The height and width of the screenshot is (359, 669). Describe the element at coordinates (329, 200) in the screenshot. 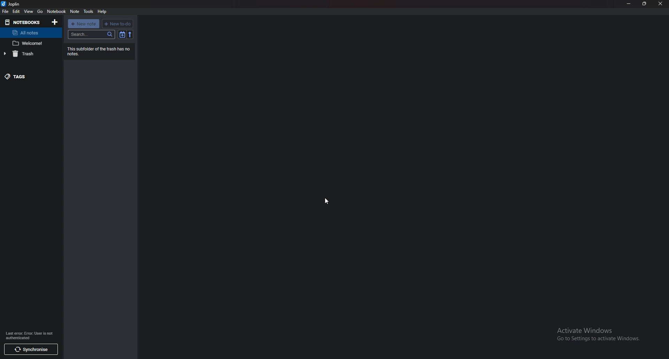

I see `Pointer` at that location.